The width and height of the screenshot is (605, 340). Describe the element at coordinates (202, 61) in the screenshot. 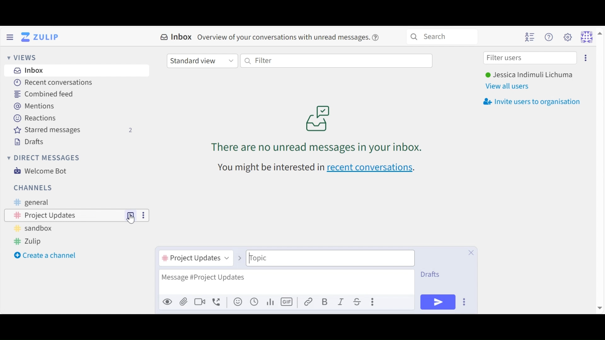

I see `Standard View` at that location.